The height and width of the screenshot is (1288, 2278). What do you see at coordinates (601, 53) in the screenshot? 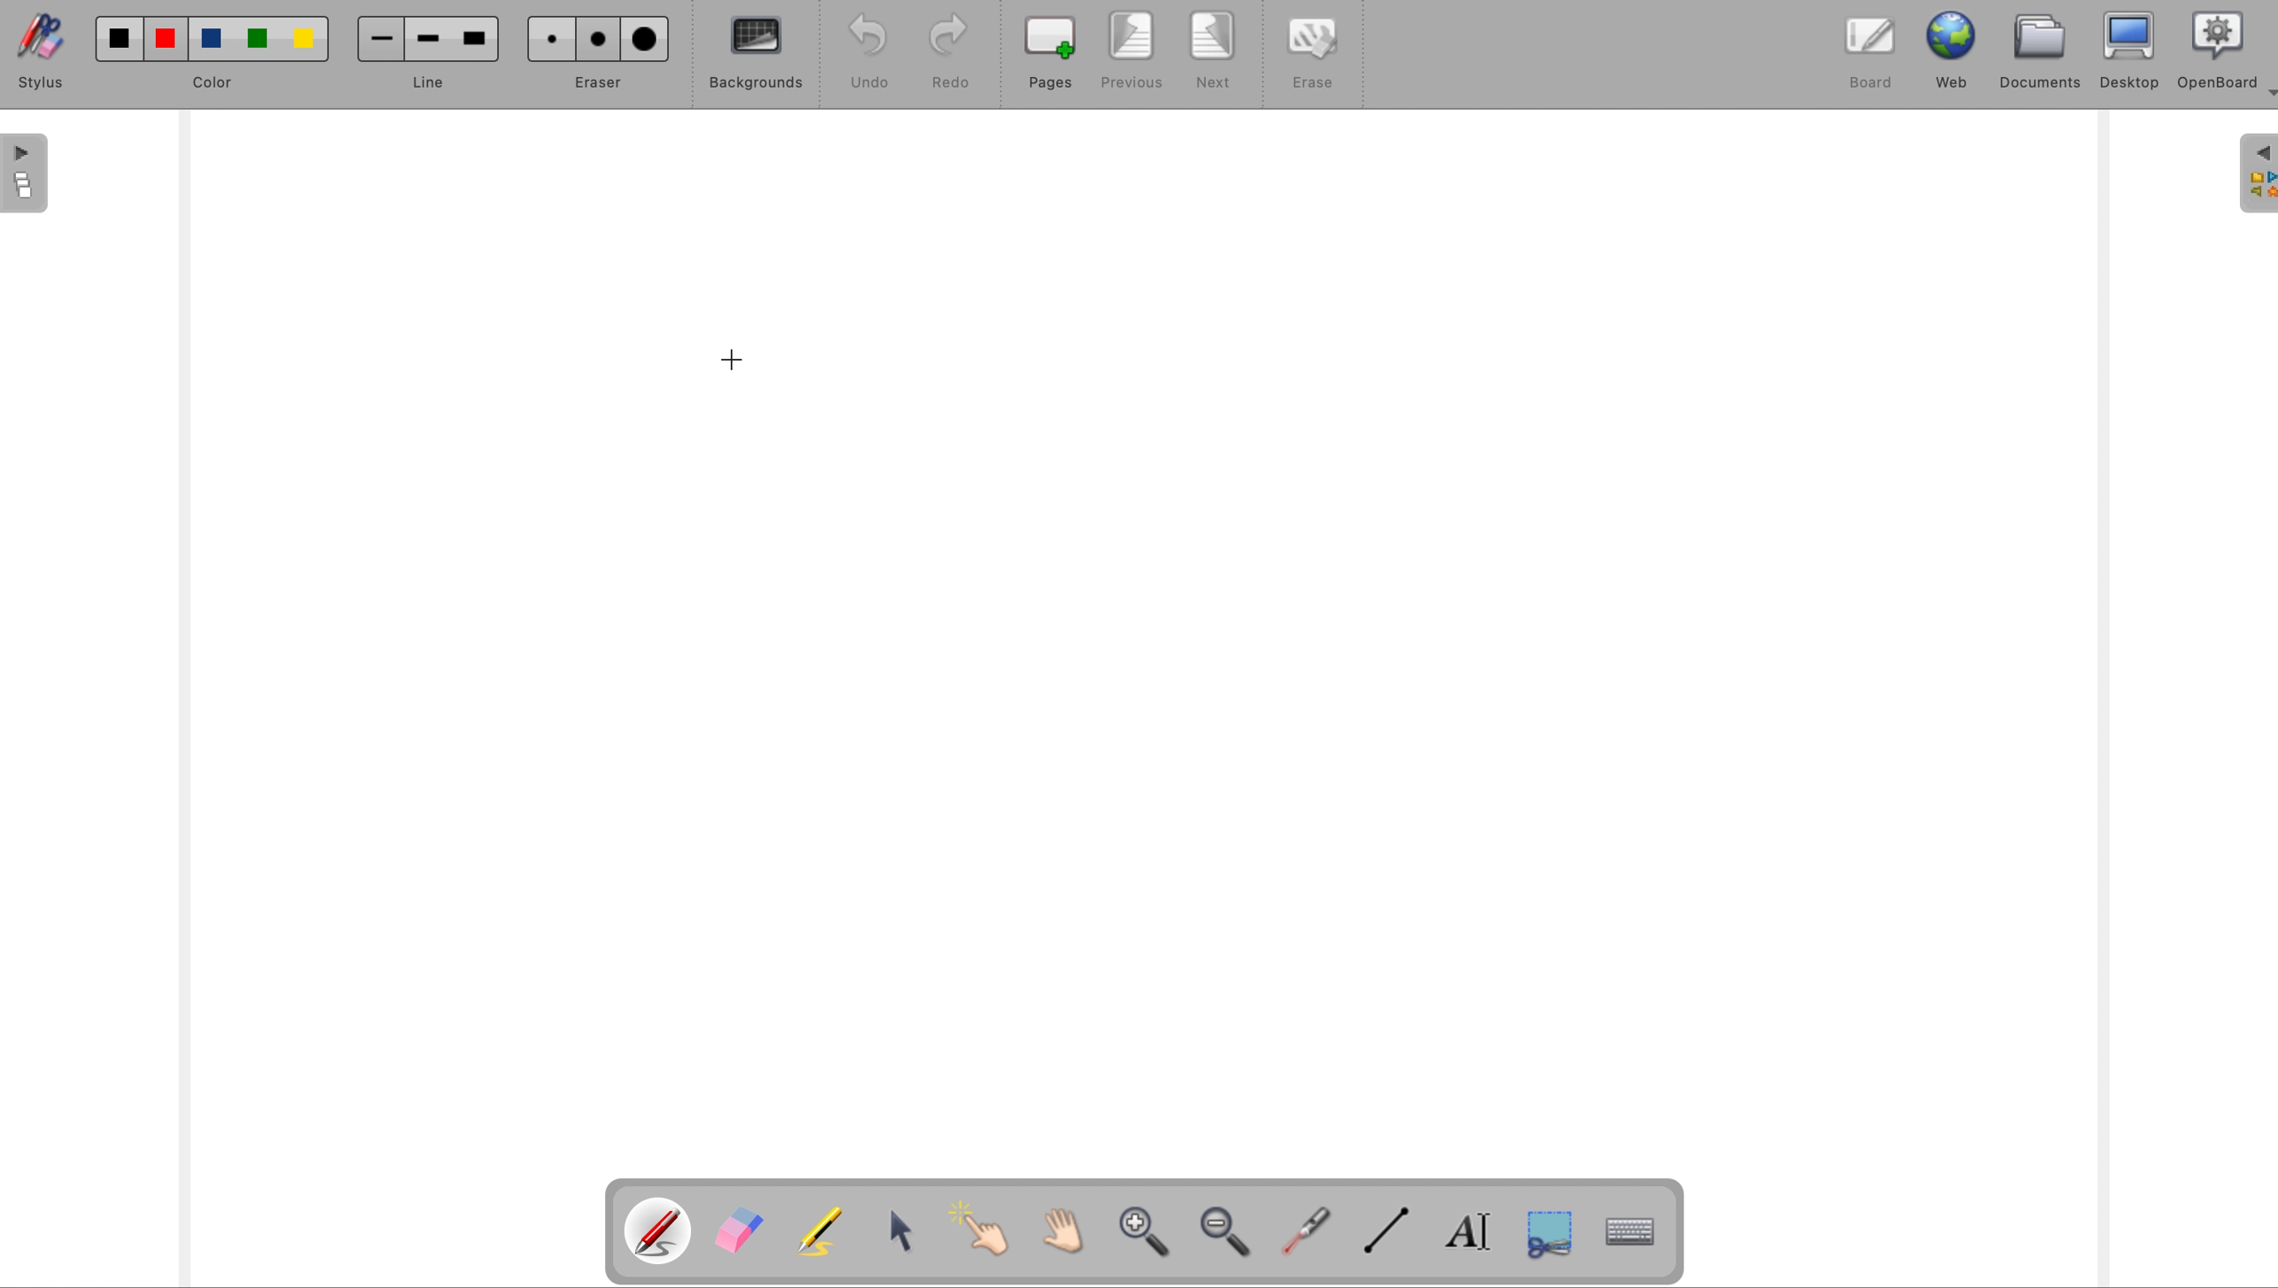
I see `eraser` at bounding box center [601, 53].